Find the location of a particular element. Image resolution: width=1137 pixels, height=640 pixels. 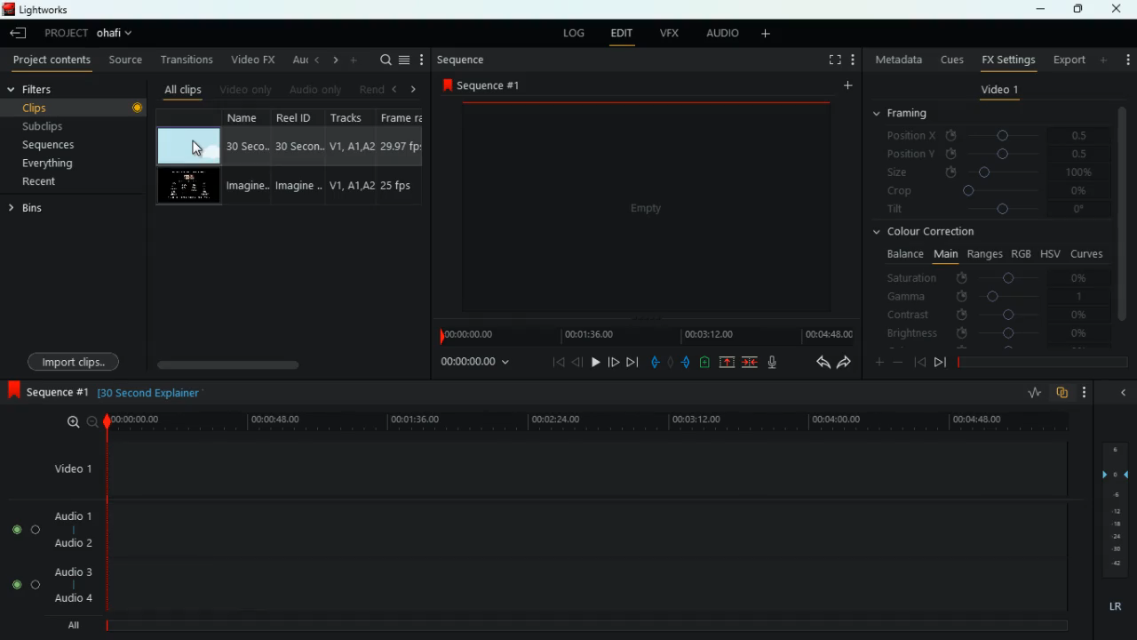

audio is located at coordinates (721, 35).